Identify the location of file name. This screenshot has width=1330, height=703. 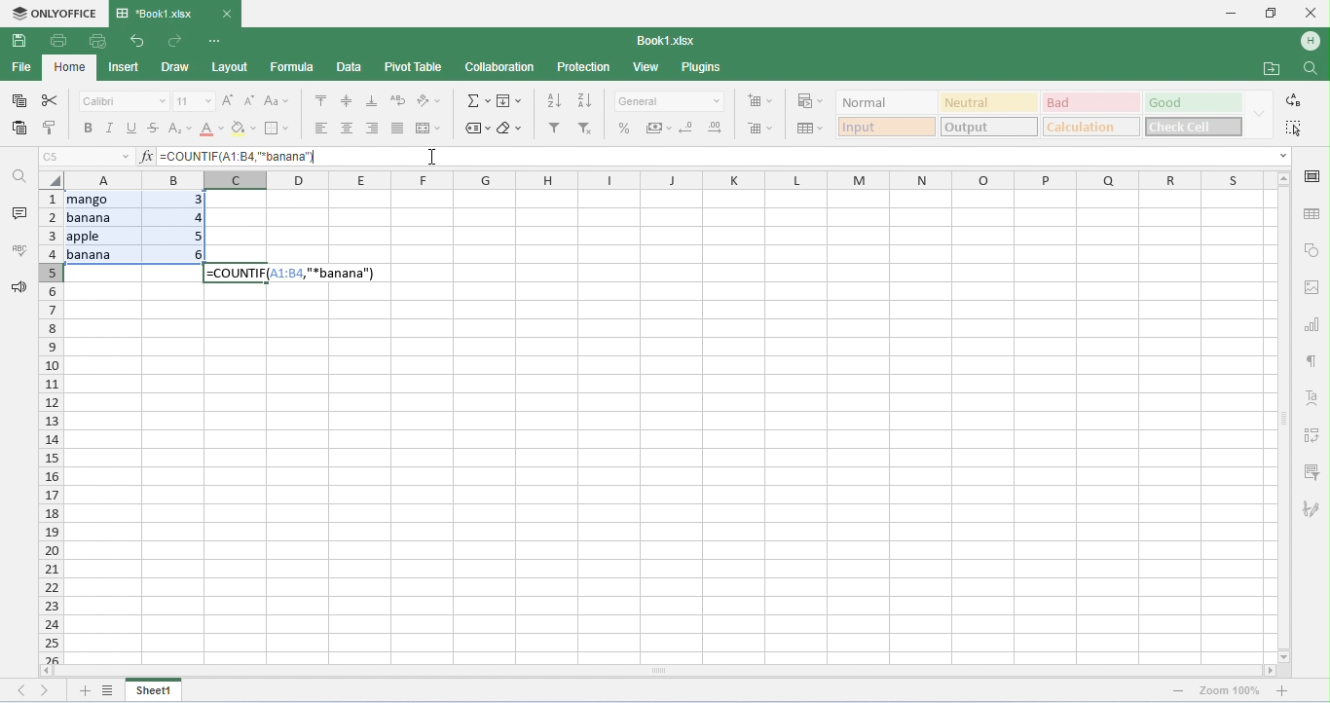
(668, 41).